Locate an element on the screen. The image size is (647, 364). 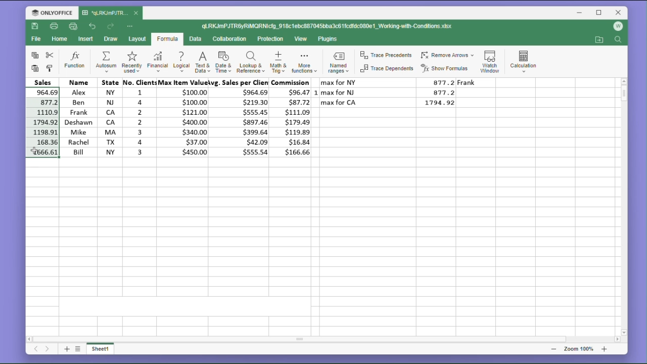
cursor is located at coordinates (36, 151).